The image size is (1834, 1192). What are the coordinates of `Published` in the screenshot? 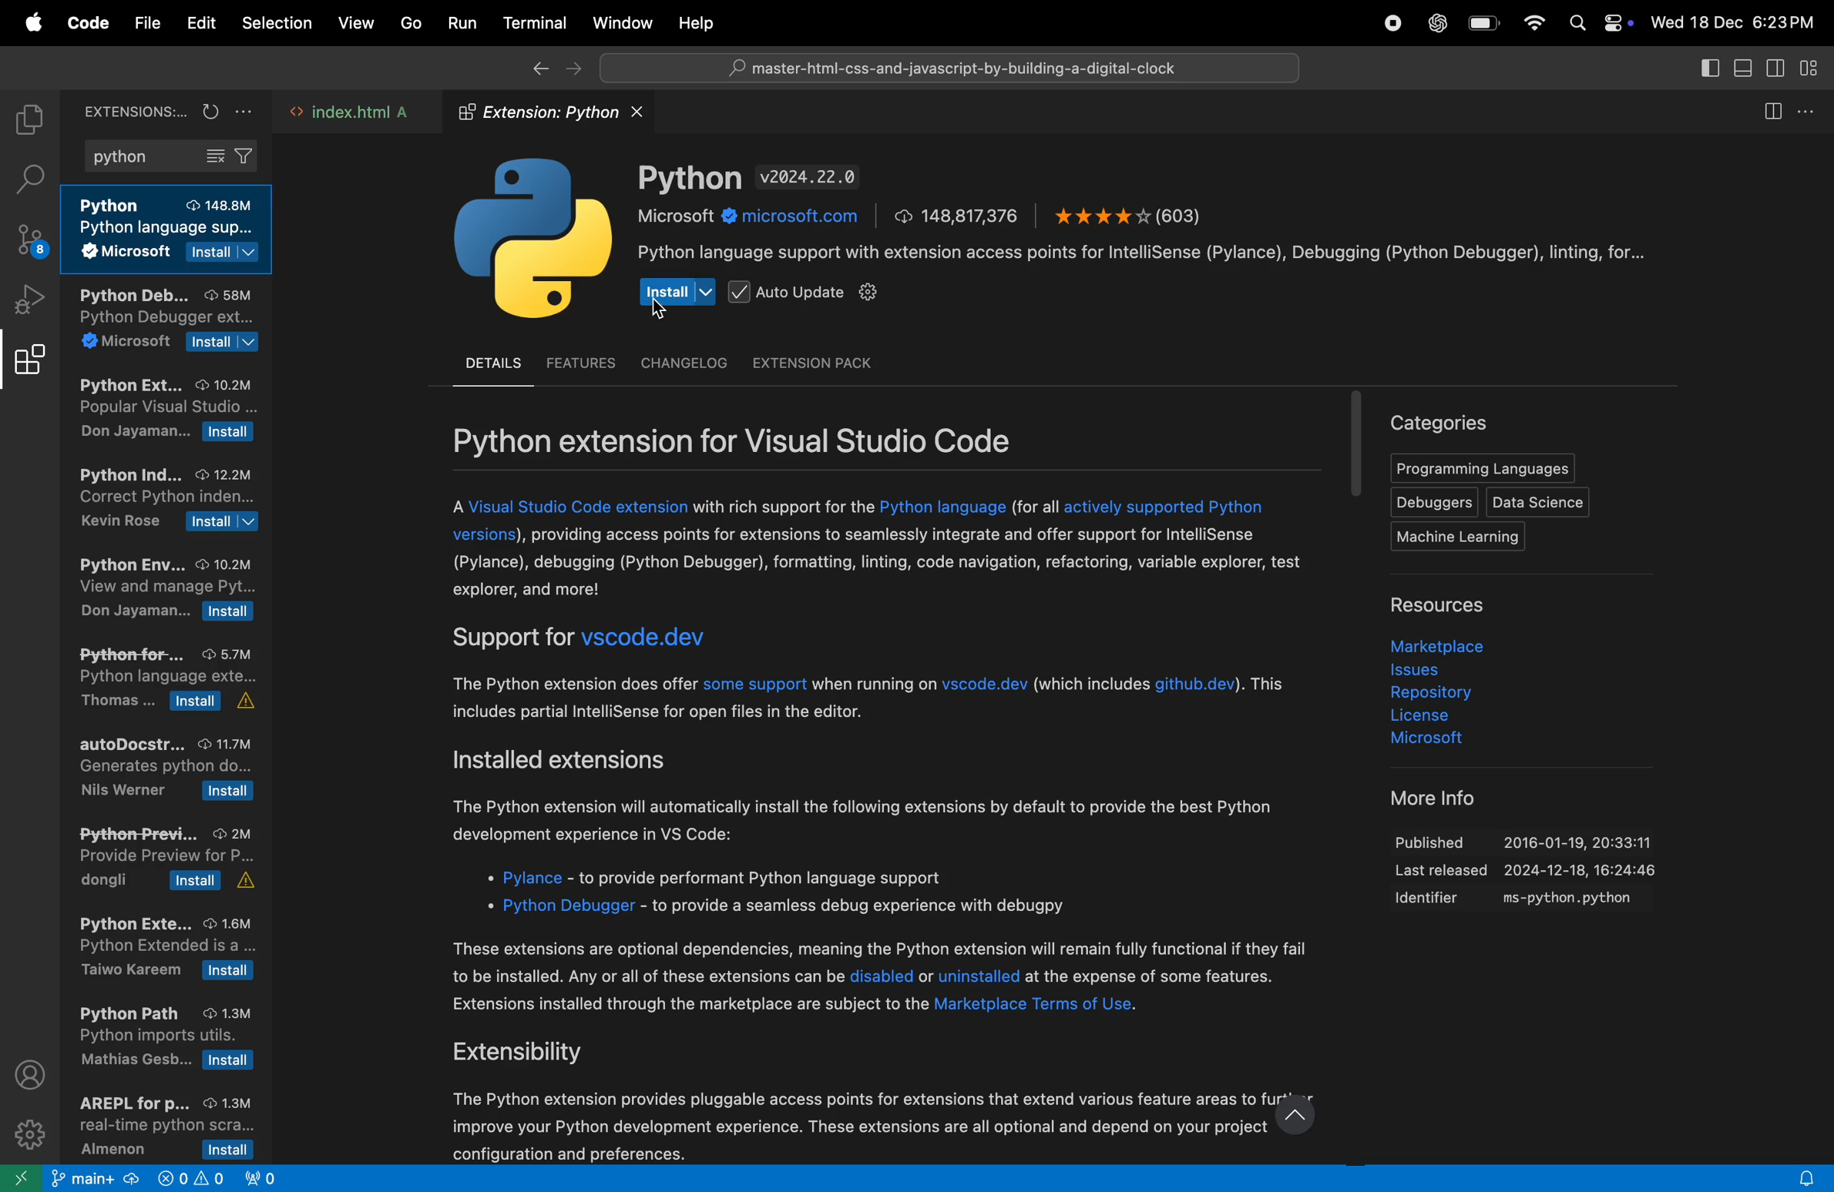 It's located at (1537, 837).